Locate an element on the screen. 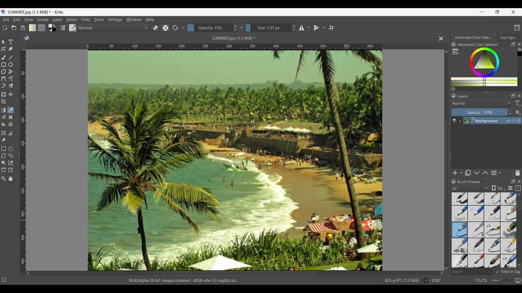 The width and height of the screenshot is (522, 293). Magnetic curve selection tool is located at coordinates (10, 170).